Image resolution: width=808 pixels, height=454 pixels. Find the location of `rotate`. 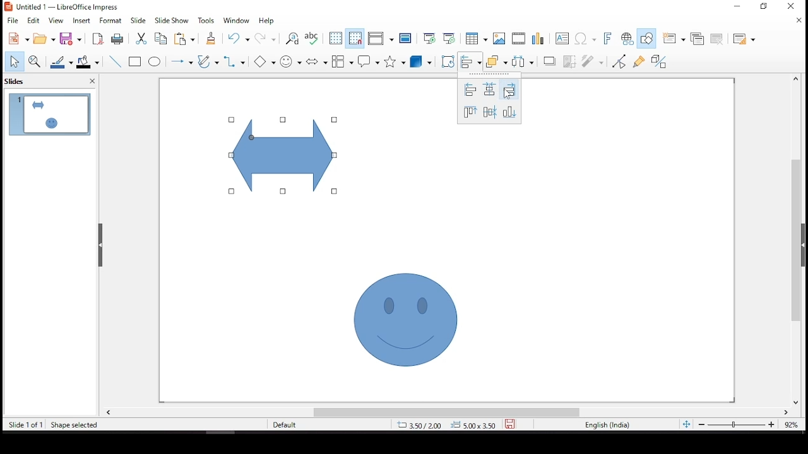

rotate is located at coordinates (449, 61).